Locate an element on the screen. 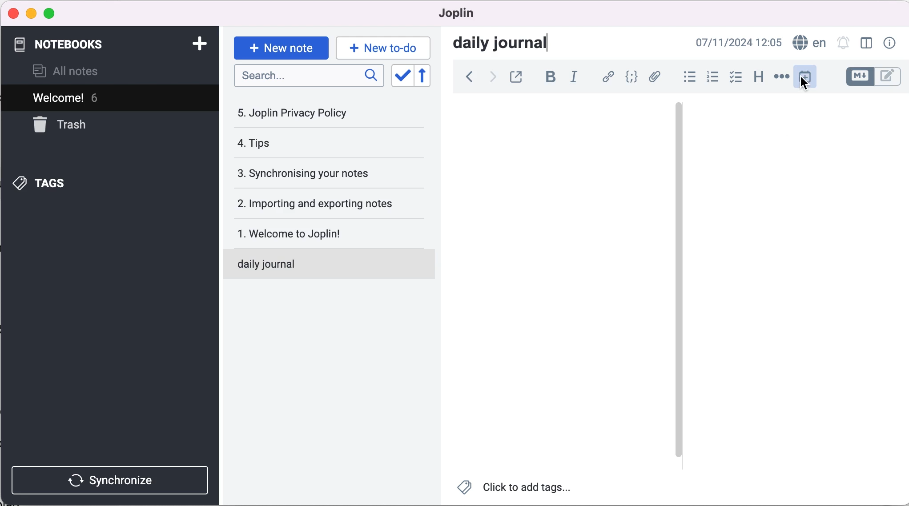 Image resolution: width=909 pixels, height=506 pixels. synchronize is located at coordinates (112, 478).